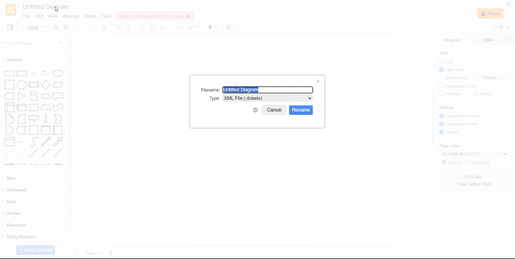 The height and width of the screenshot is (259, 515). Describe the element at coordinates (447, 108) in the screenshot. I see `Options ` at that location.